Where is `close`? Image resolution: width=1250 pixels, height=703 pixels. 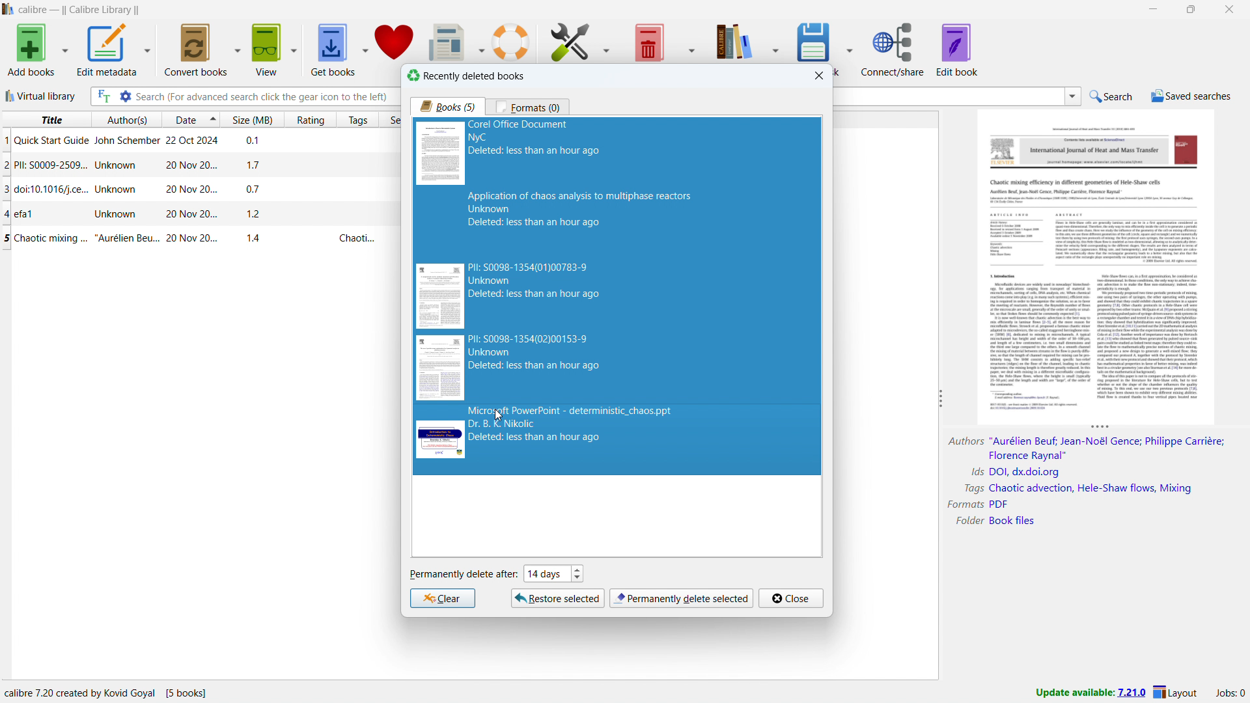
close is located at coordinates (1228, 9).